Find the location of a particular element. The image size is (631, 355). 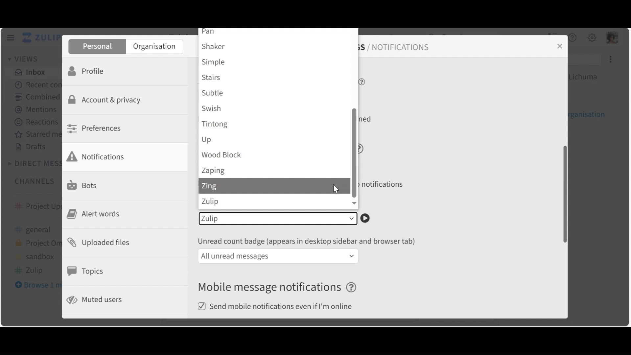

Personal is located at coordinates (96, 47).